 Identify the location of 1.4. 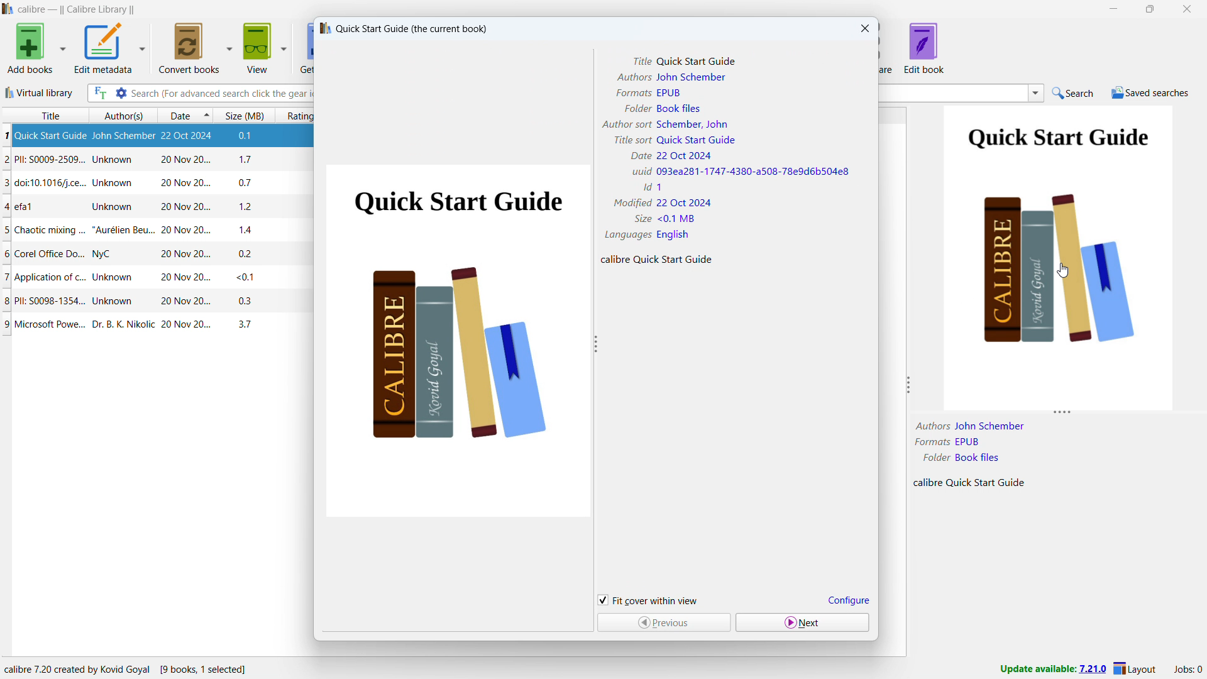
(248, 231).